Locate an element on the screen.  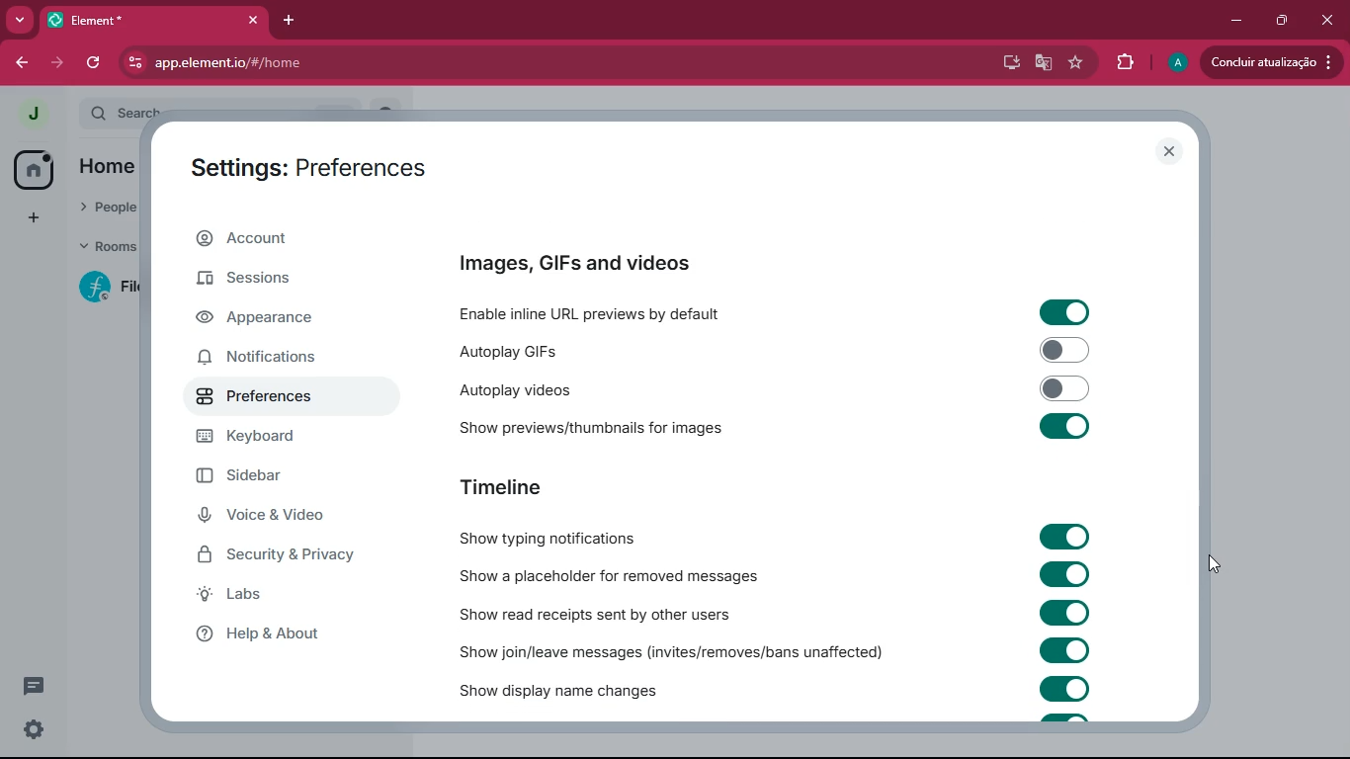
app.element.io/#/home is located at coordinates (347, 62).